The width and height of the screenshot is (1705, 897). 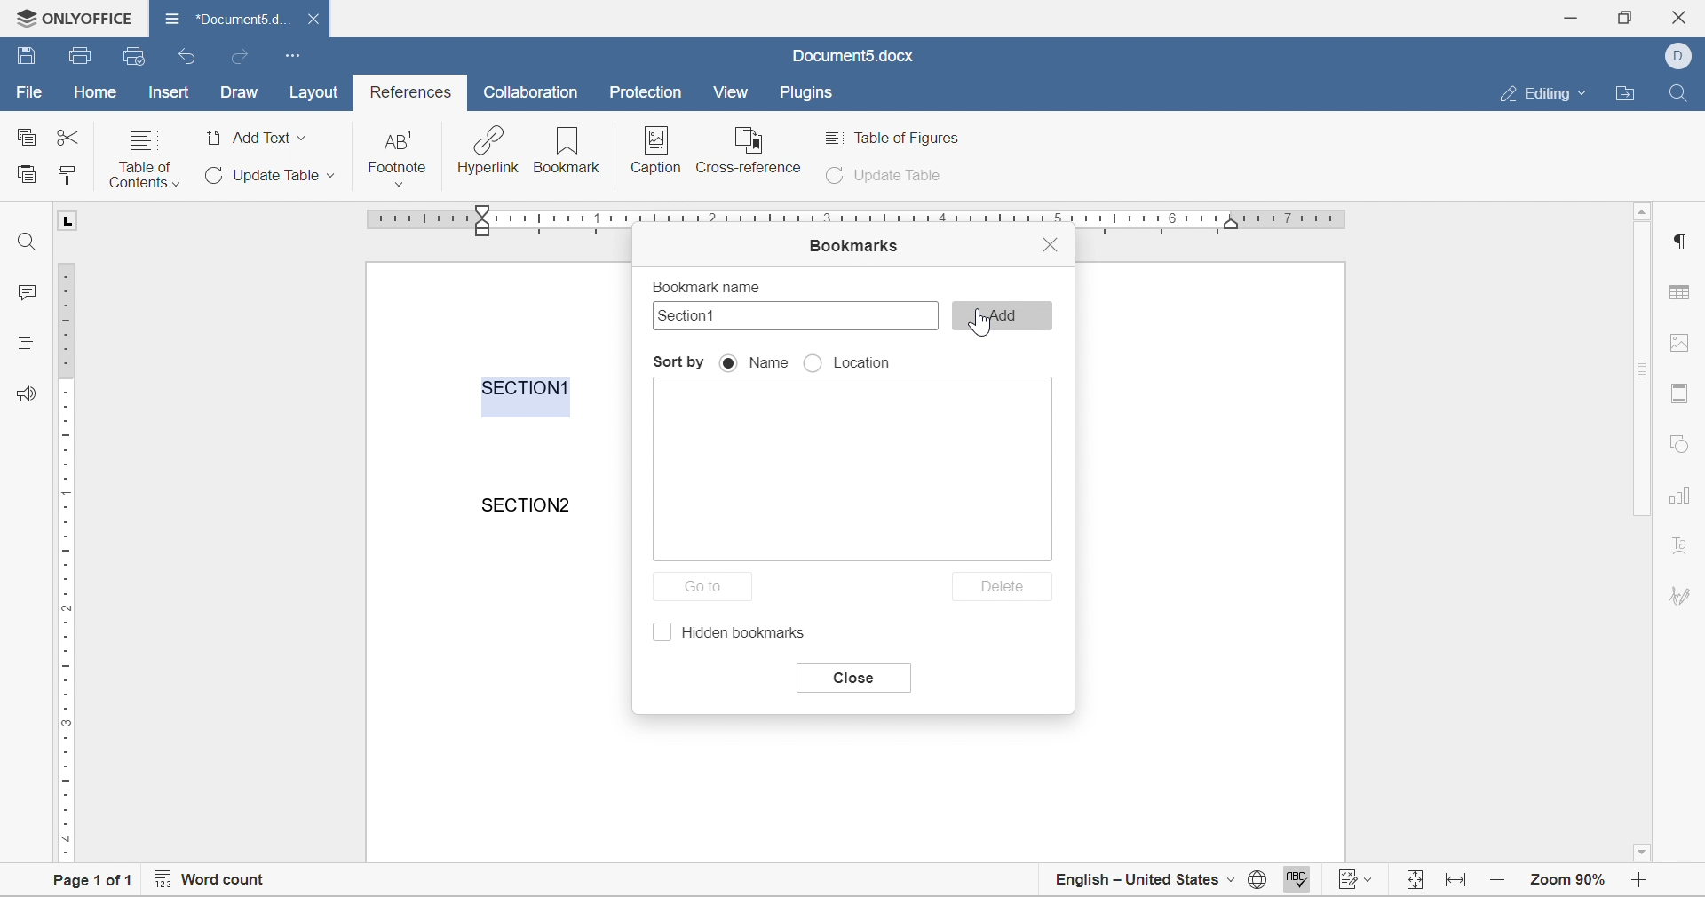 I want to click on name, so click(x=768, y=362).